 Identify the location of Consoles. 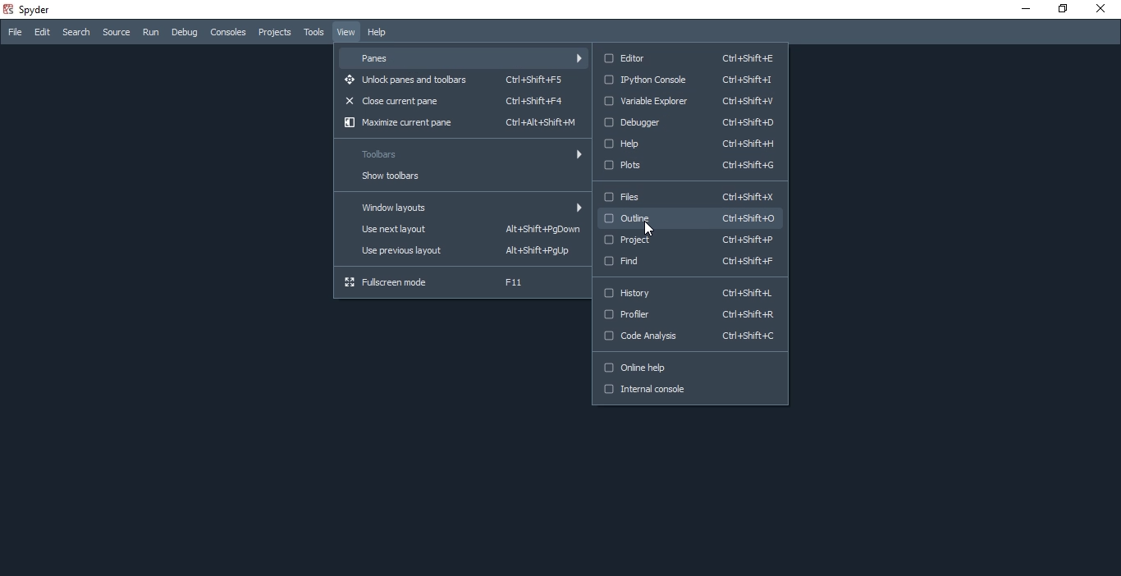
(227, 32).